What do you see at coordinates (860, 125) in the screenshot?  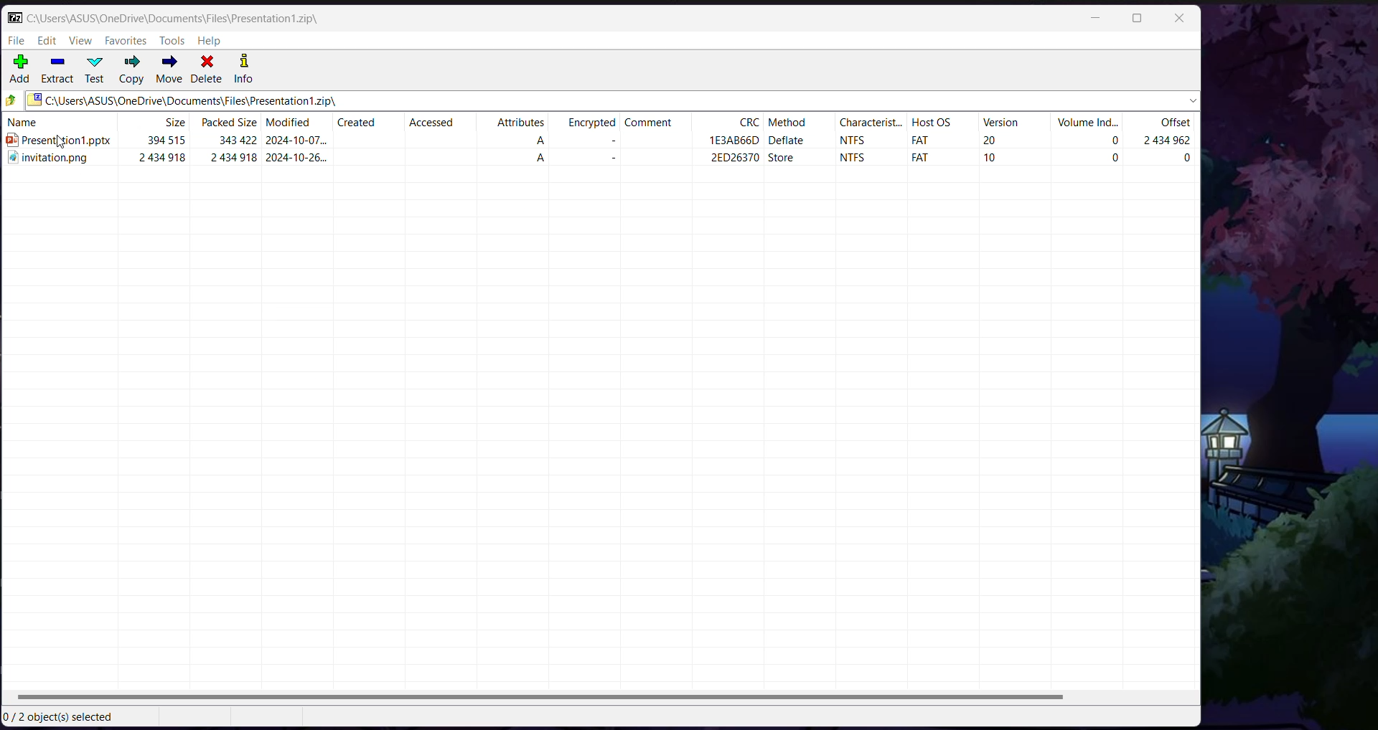 I see `‘characterist` at bounding box center [860, 125].